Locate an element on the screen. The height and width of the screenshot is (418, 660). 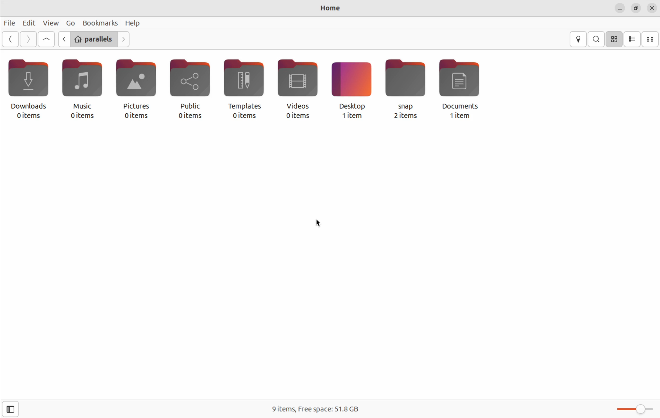
bookmarks is located at coordinates (101, 22).